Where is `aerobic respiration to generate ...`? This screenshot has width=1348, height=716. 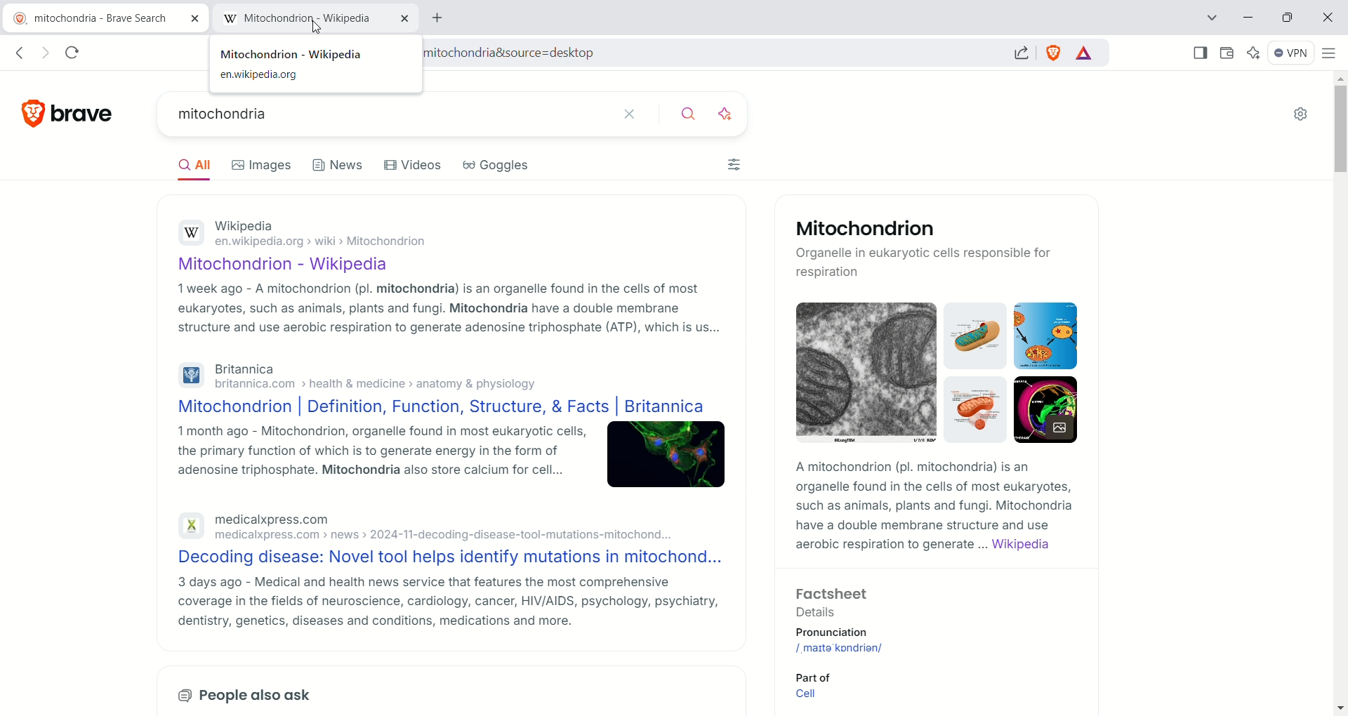
aerobic respiration to generate ... is located at coordinates (891, 545).